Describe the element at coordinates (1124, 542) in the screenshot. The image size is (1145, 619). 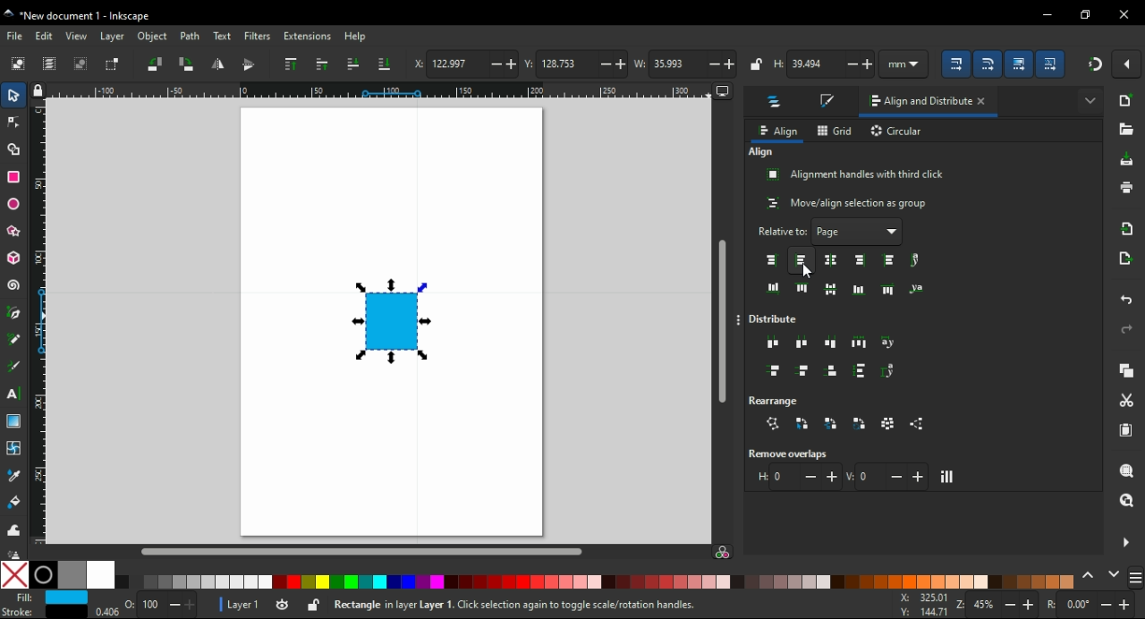
I see `more settings` at that location.